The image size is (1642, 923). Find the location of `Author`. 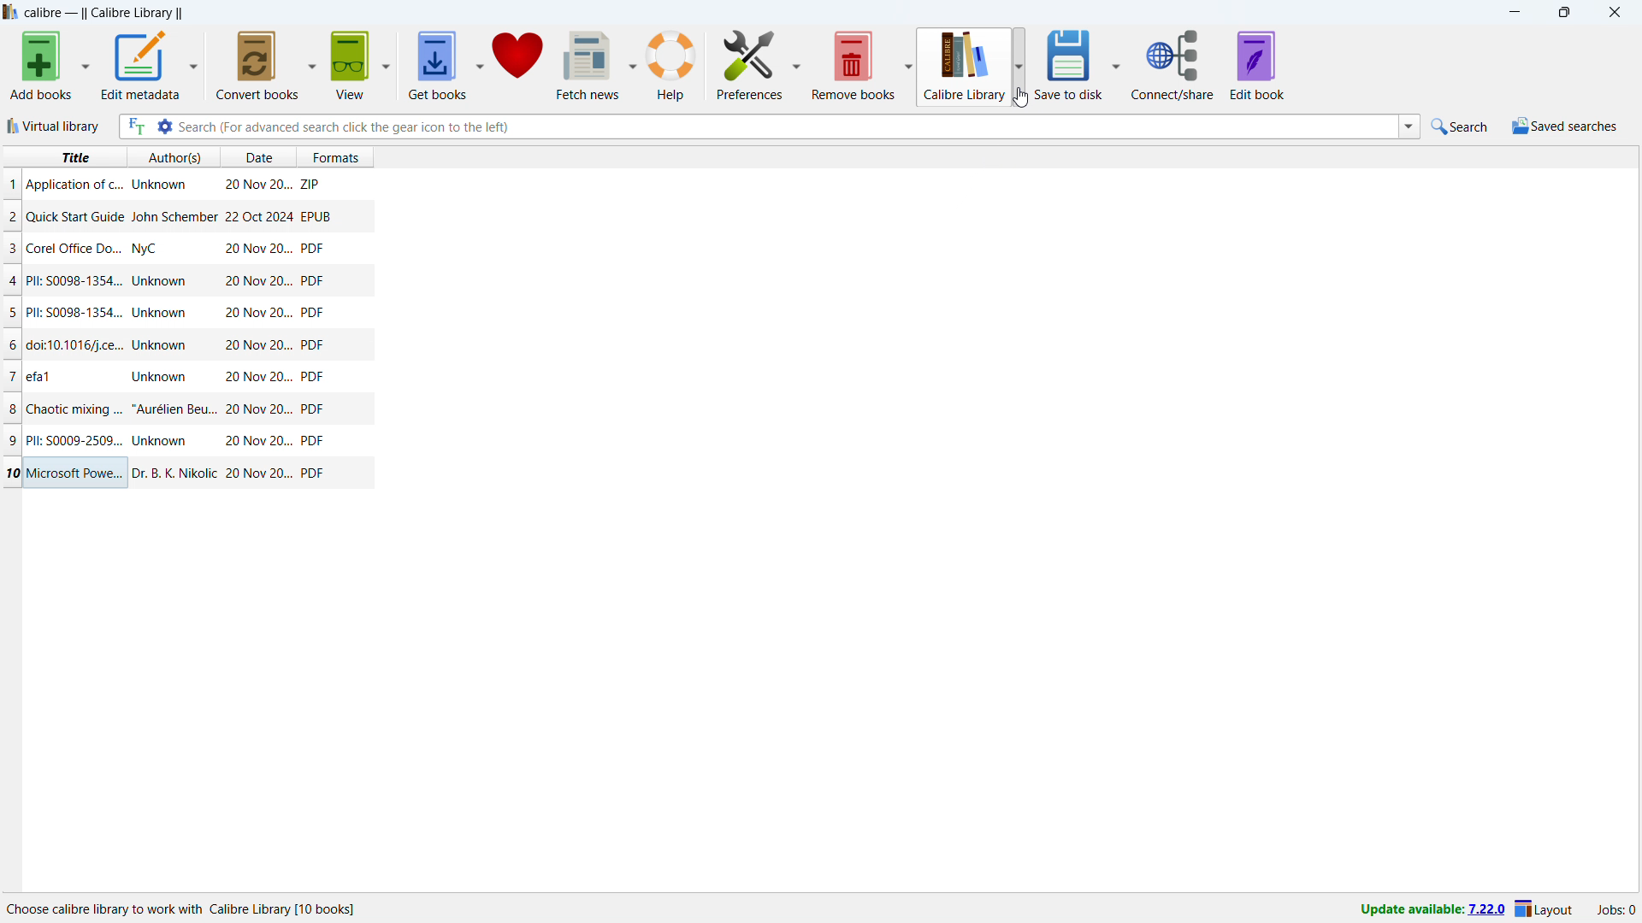

Author is located at coordinates (173, 216).